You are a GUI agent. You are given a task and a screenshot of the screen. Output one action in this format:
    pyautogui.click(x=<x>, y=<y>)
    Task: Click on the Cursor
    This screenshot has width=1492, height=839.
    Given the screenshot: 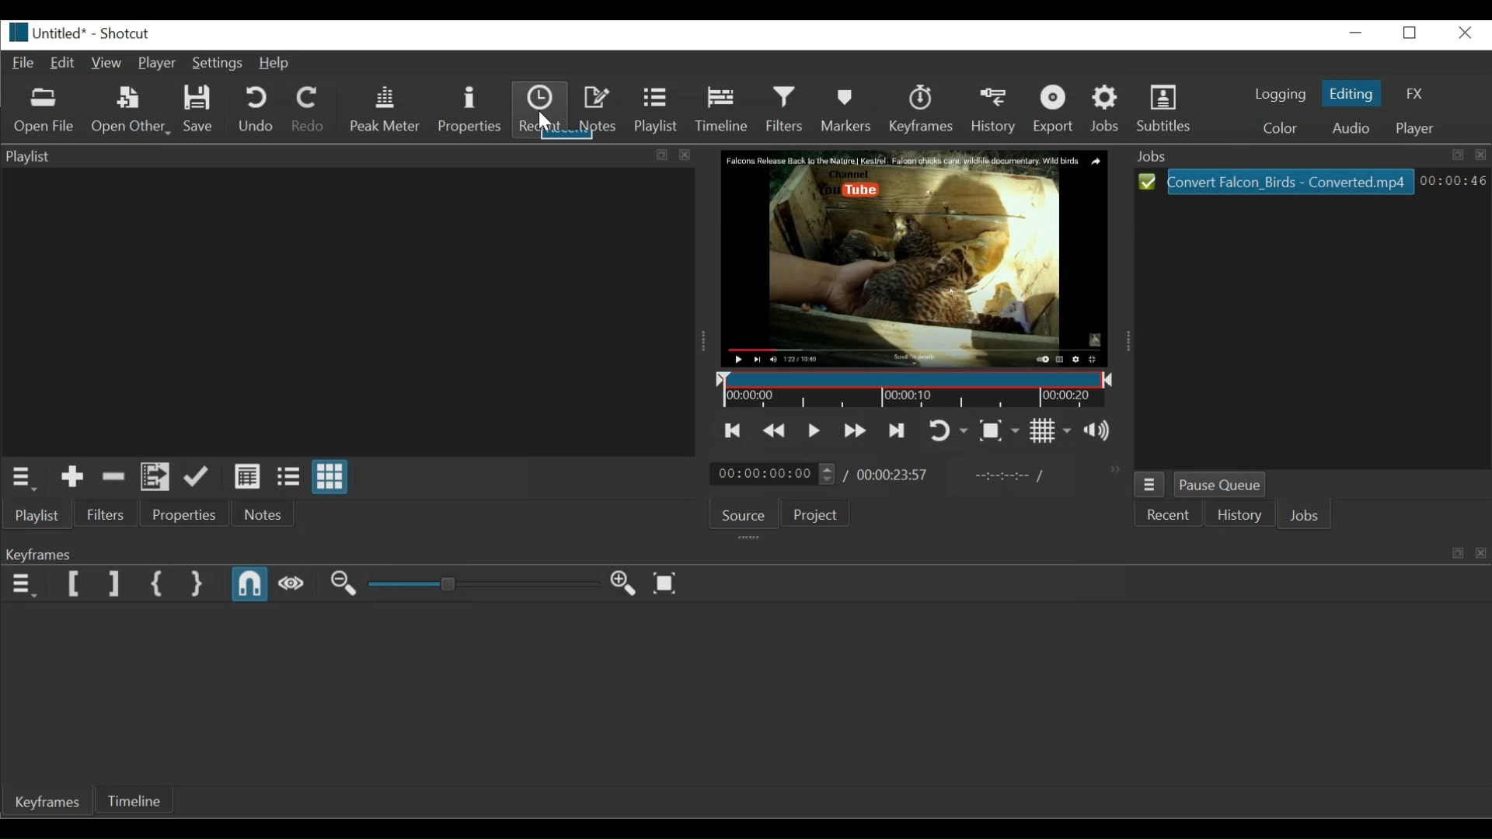 What is the action you would take?
    pyautogui.click(x=543, y=122)
    